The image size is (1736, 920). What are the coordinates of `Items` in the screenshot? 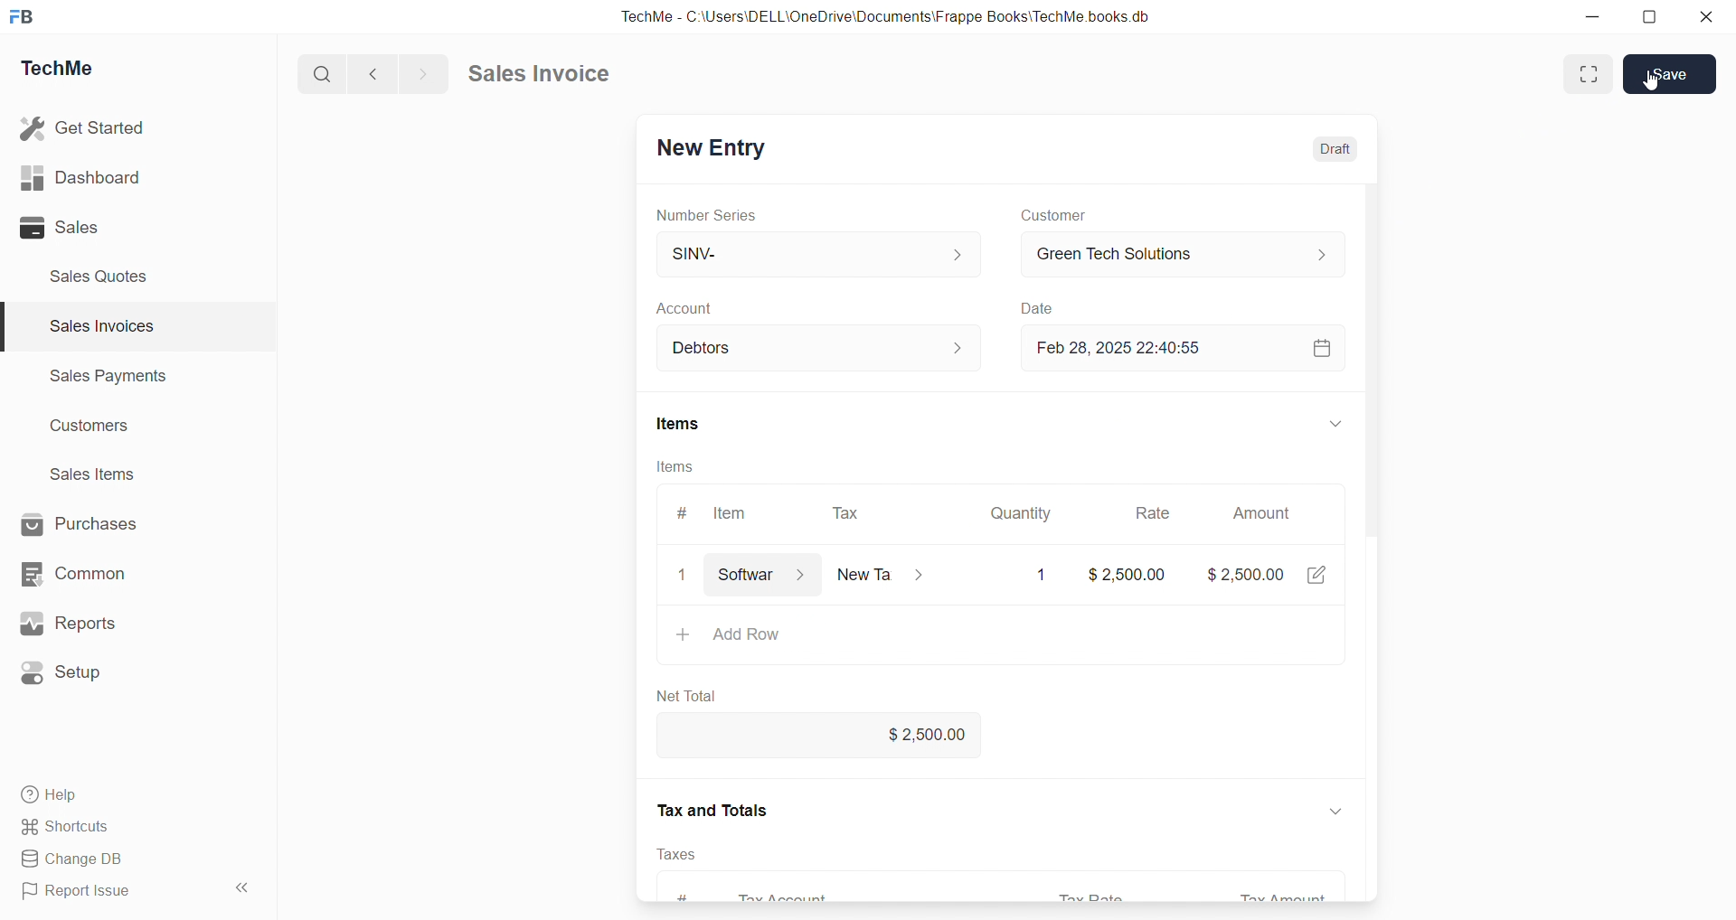 It's located at (680, 423).